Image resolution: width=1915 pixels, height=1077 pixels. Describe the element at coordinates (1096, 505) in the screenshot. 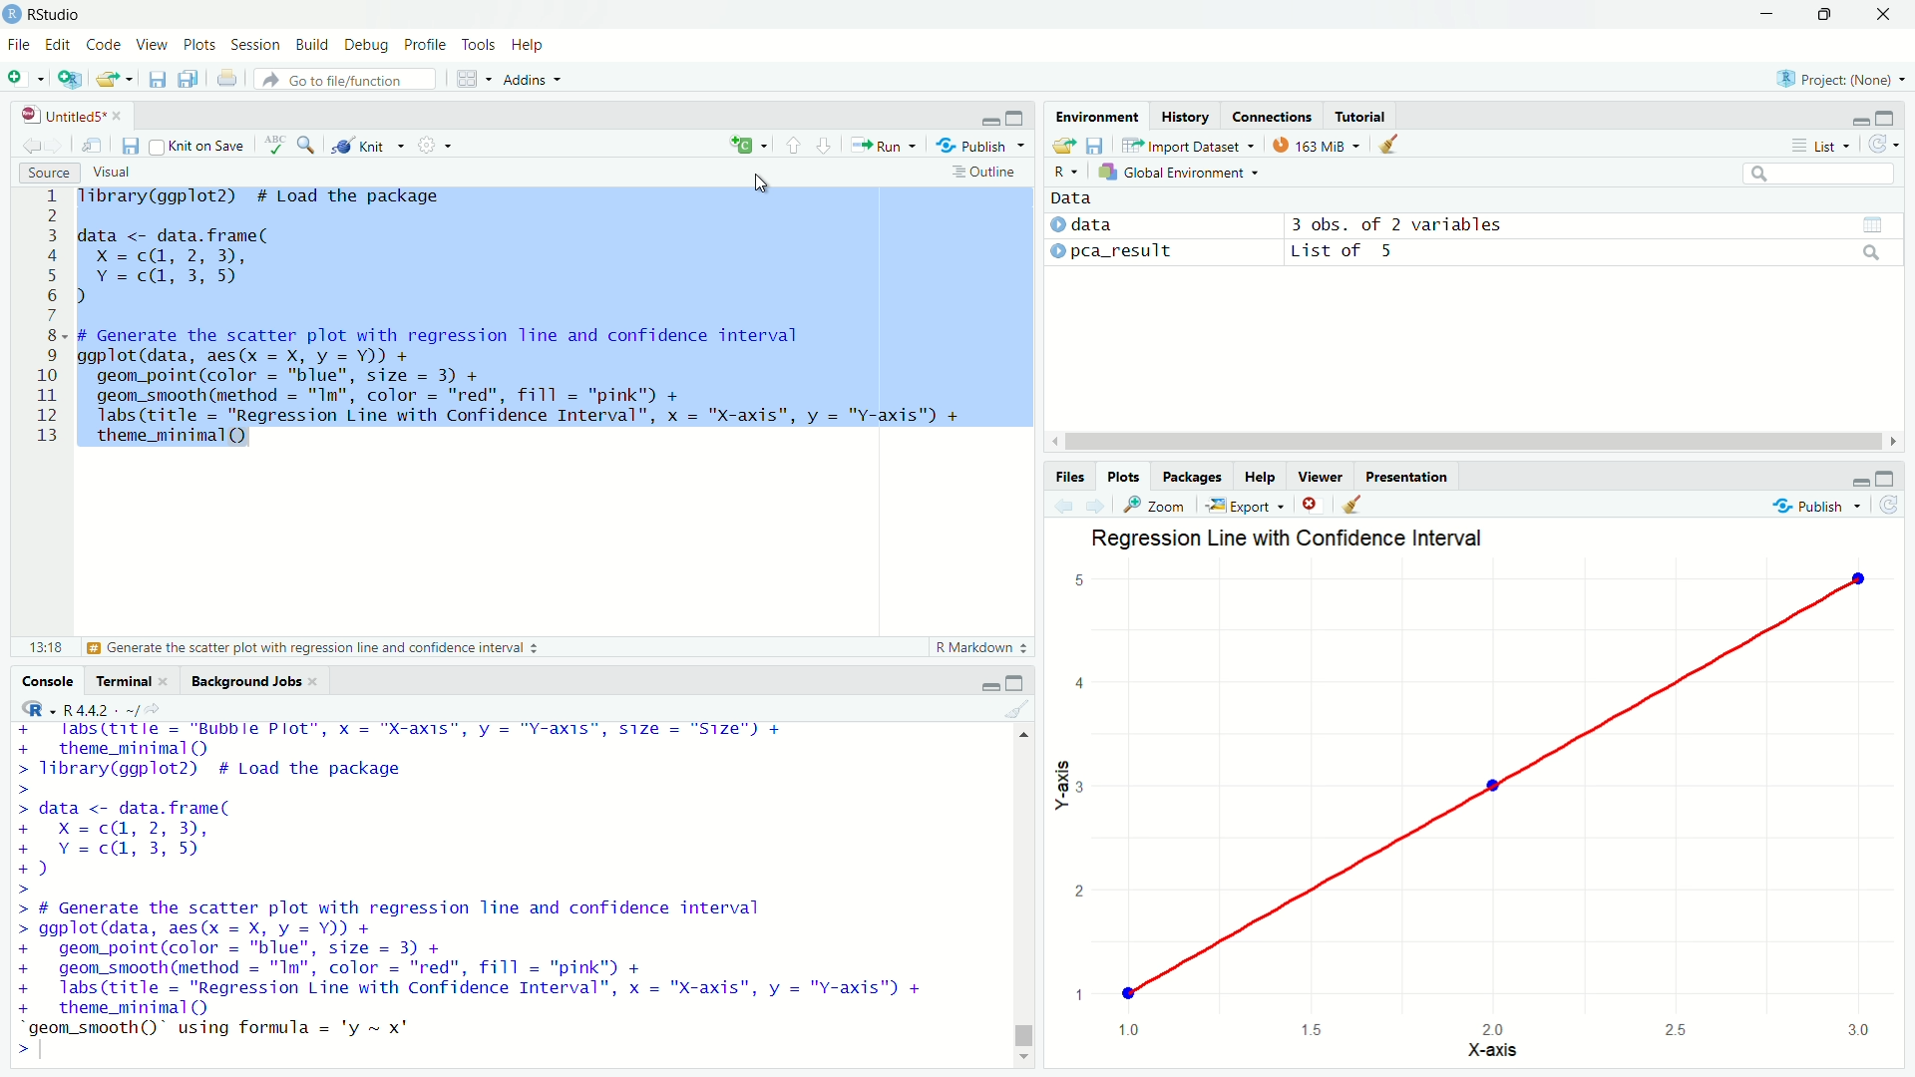

I see `Next plot` at that location.